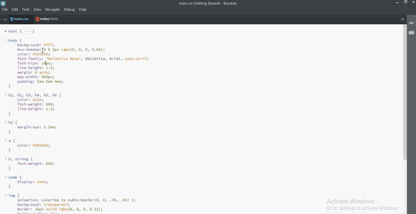  Describe the element at coordinates (38, 10) in the screenshot. I see `view` at that location.